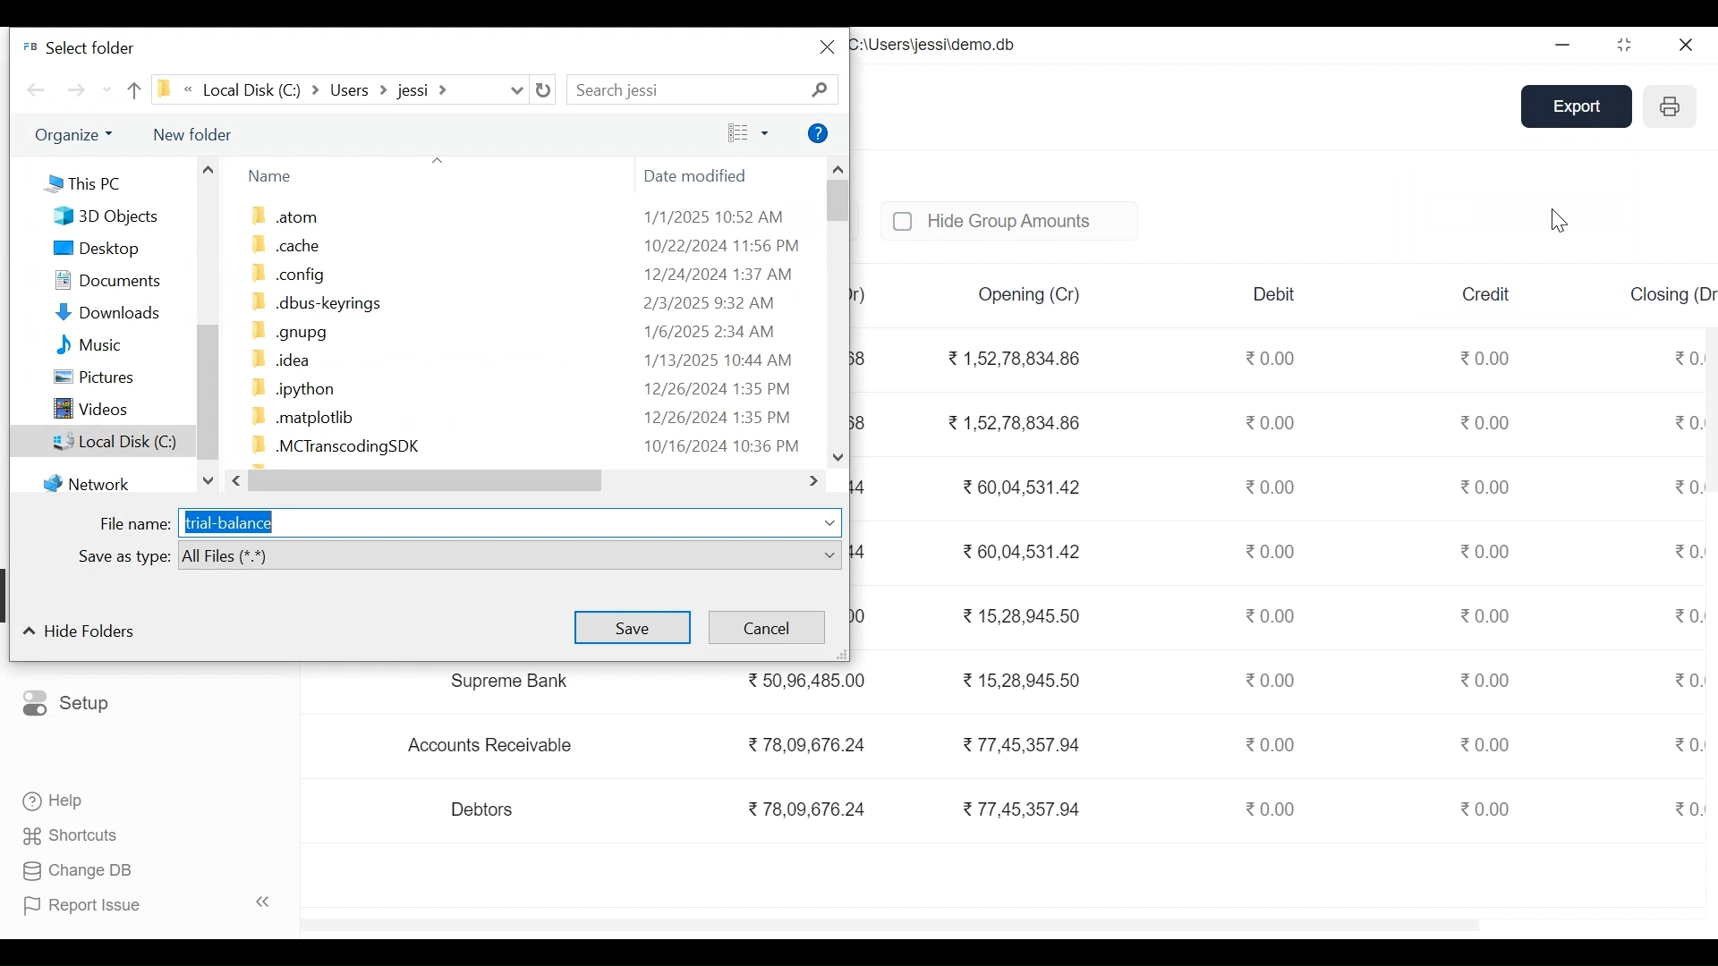 This screenshot has width=1718, height=966. Describe the element at coordinates (1684, 617) in the screenshot. I see `0.00` at that location.